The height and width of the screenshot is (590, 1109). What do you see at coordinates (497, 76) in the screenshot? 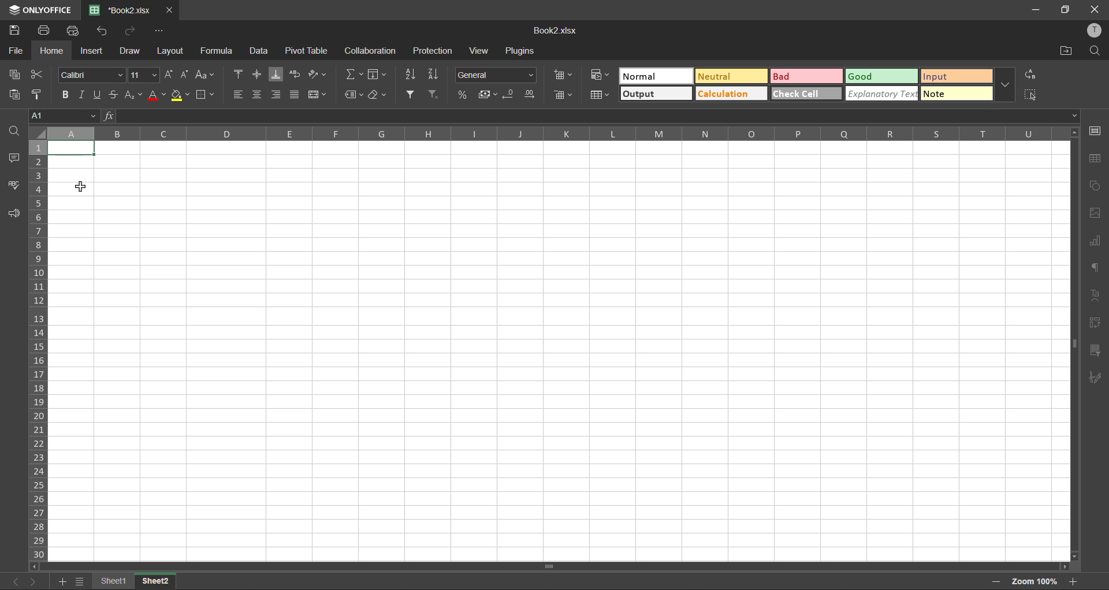
I see `number format` at bounding box center [497, 76].